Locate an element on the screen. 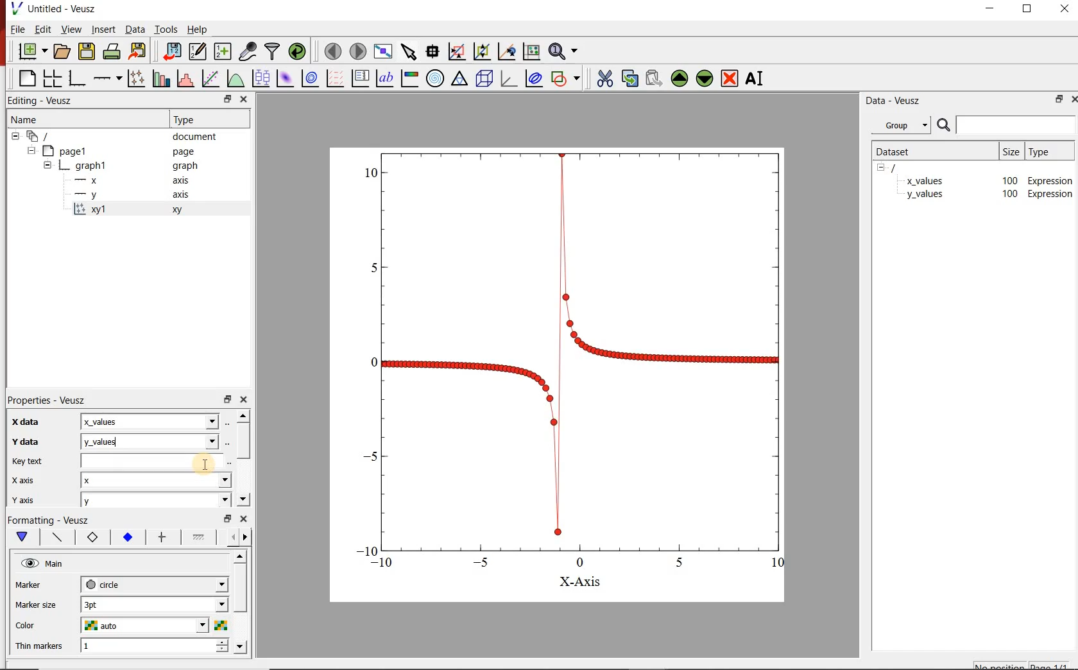  Editing - Veusz is located at coordinates (41, 101).